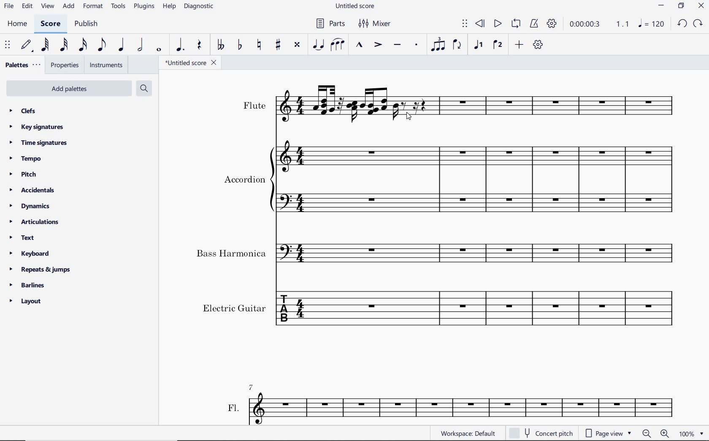 The width and height of the screenshot is (709, 441). I want to click on tuplet, so click(438, 45).